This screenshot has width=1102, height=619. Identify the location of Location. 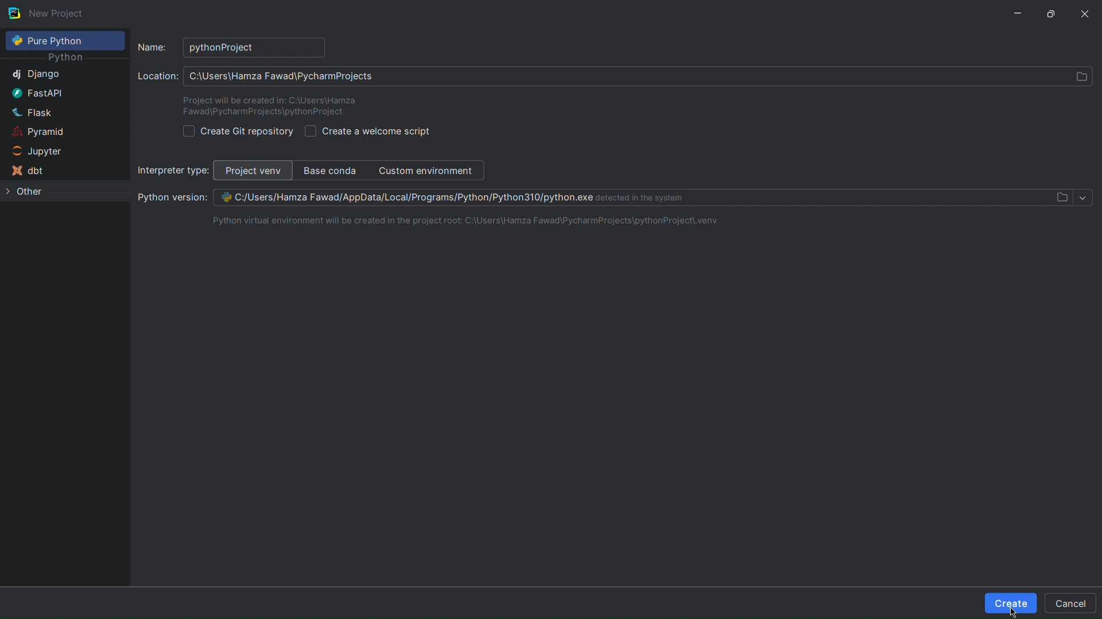
(157, 78).